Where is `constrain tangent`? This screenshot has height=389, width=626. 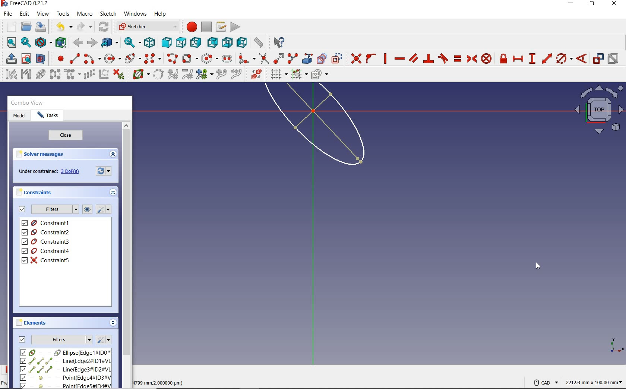 constrain tangent is located at coordinates (443, 58).